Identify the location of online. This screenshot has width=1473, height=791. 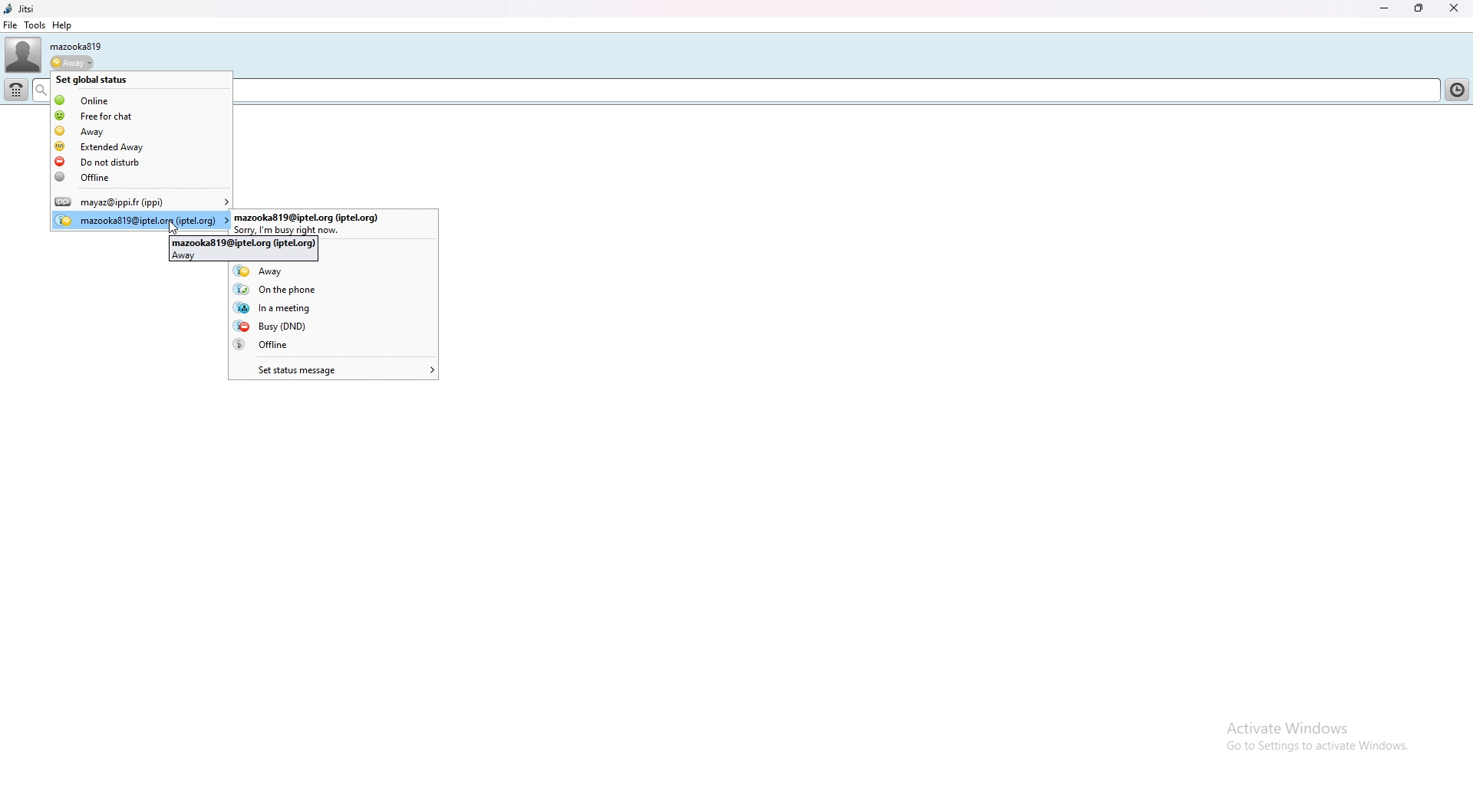
(142, 98).